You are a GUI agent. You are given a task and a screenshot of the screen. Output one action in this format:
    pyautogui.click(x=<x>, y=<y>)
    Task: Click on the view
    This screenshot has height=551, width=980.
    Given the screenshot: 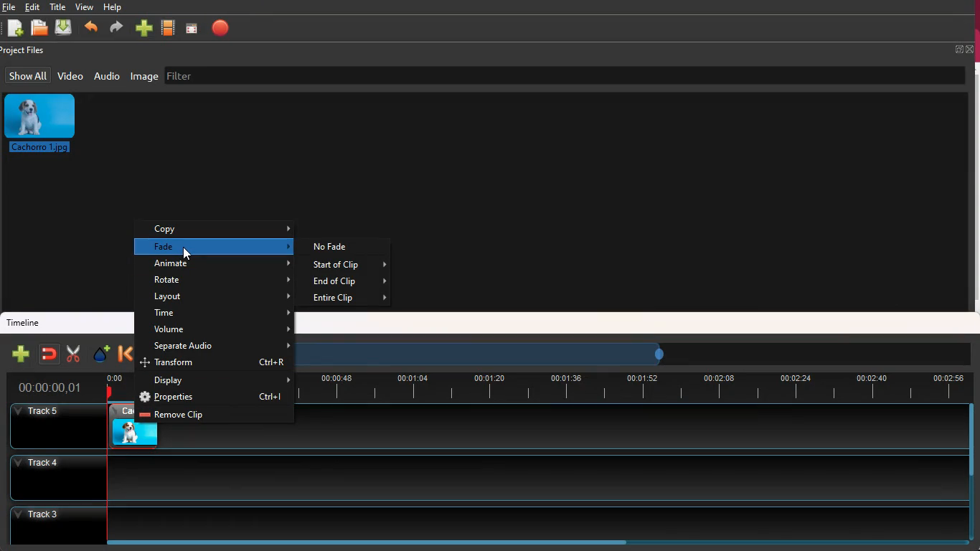 What is the action you would take?
    pyautogui.click(x=86, y=7)
    